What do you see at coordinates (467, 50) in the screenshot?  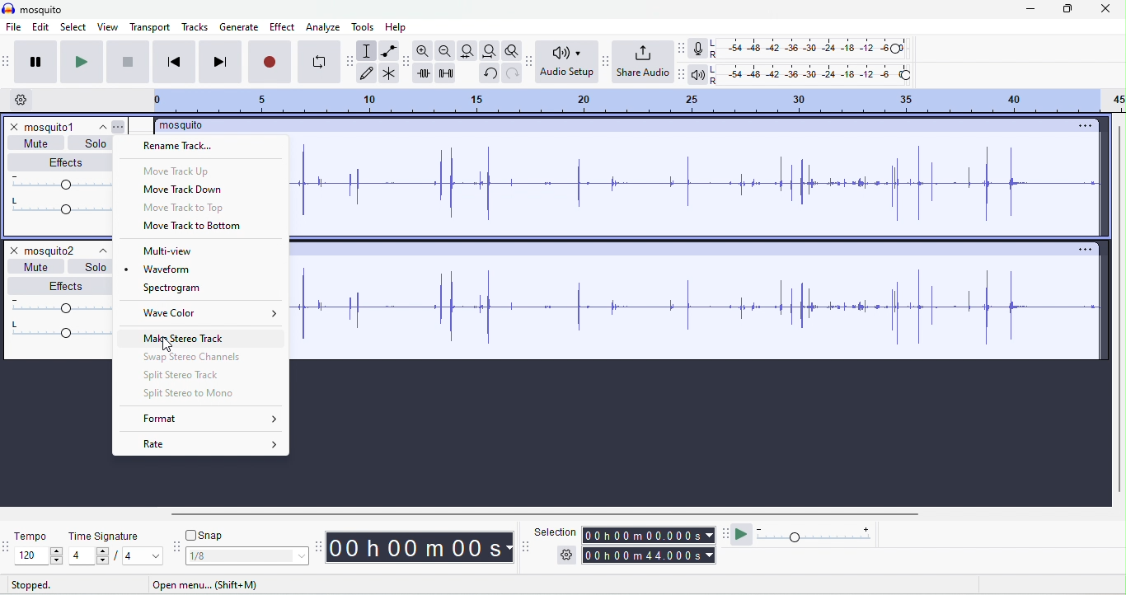 I see `fit to track width` at bounding box center [467, 50].